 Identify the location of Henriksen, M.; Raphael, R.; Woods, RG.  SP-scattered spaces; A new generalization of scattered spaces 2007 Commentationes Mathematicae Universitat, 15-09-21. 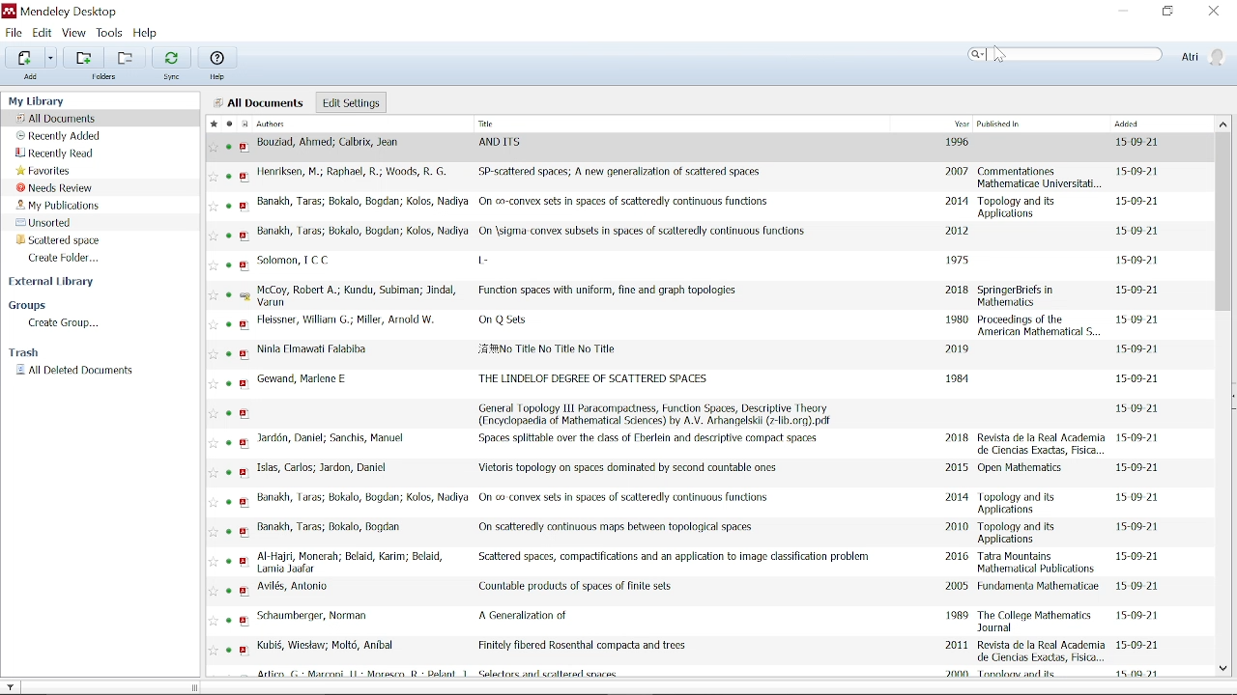
(704, 177).